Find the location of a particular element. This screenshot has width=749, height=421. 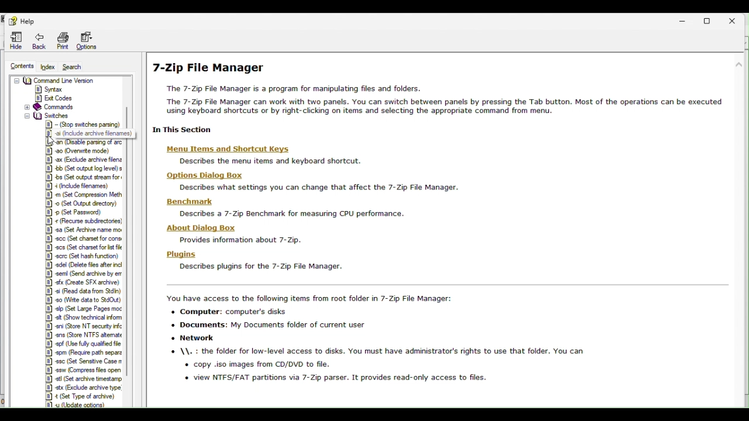

J. 9 (include archive filenames) is located at coordinates (90, 134).